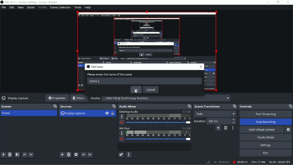 This screenshot has height=165, width=293. Describe the element at coordinates (188, 106) in the screenshot. I see `Maximize` at that location.